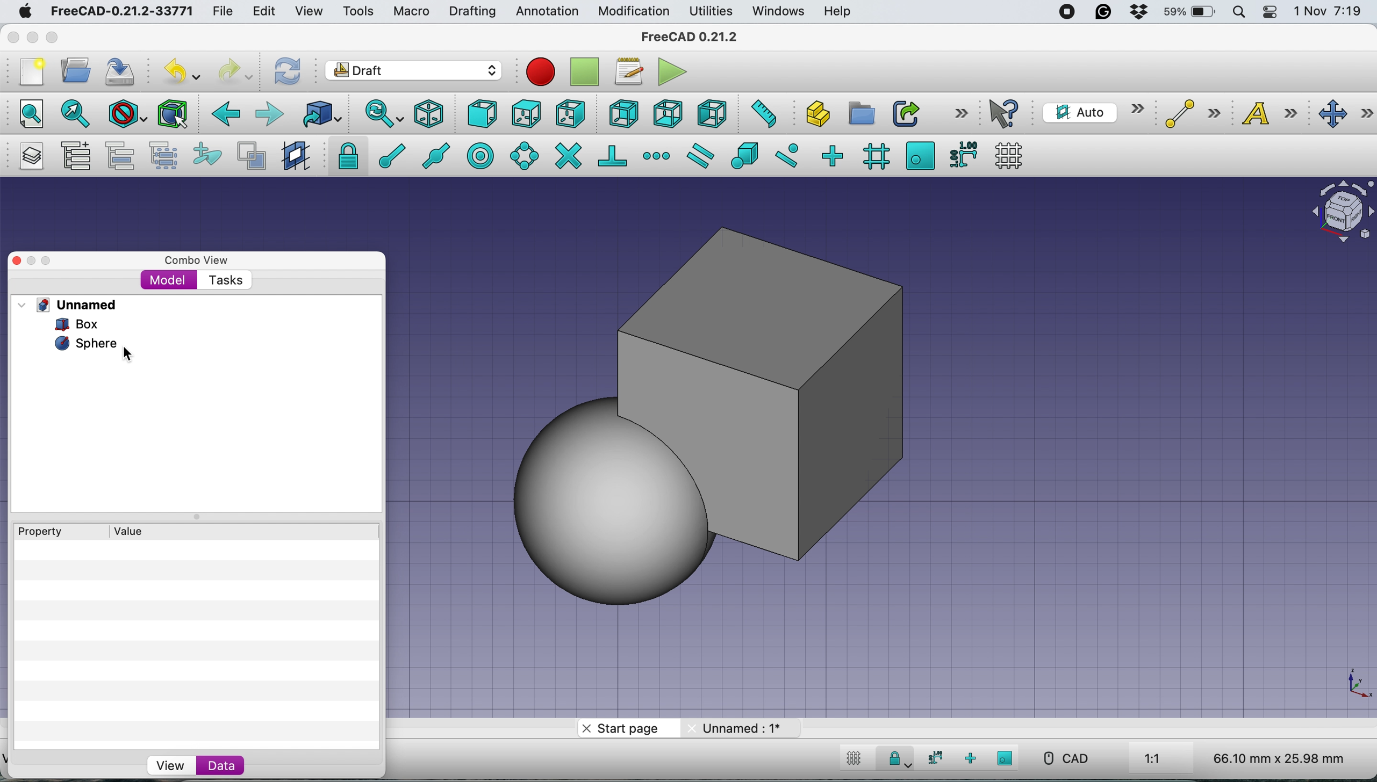  Describe the element at coordinates (622, 114) in the screenshot. I see `rear` at that location.